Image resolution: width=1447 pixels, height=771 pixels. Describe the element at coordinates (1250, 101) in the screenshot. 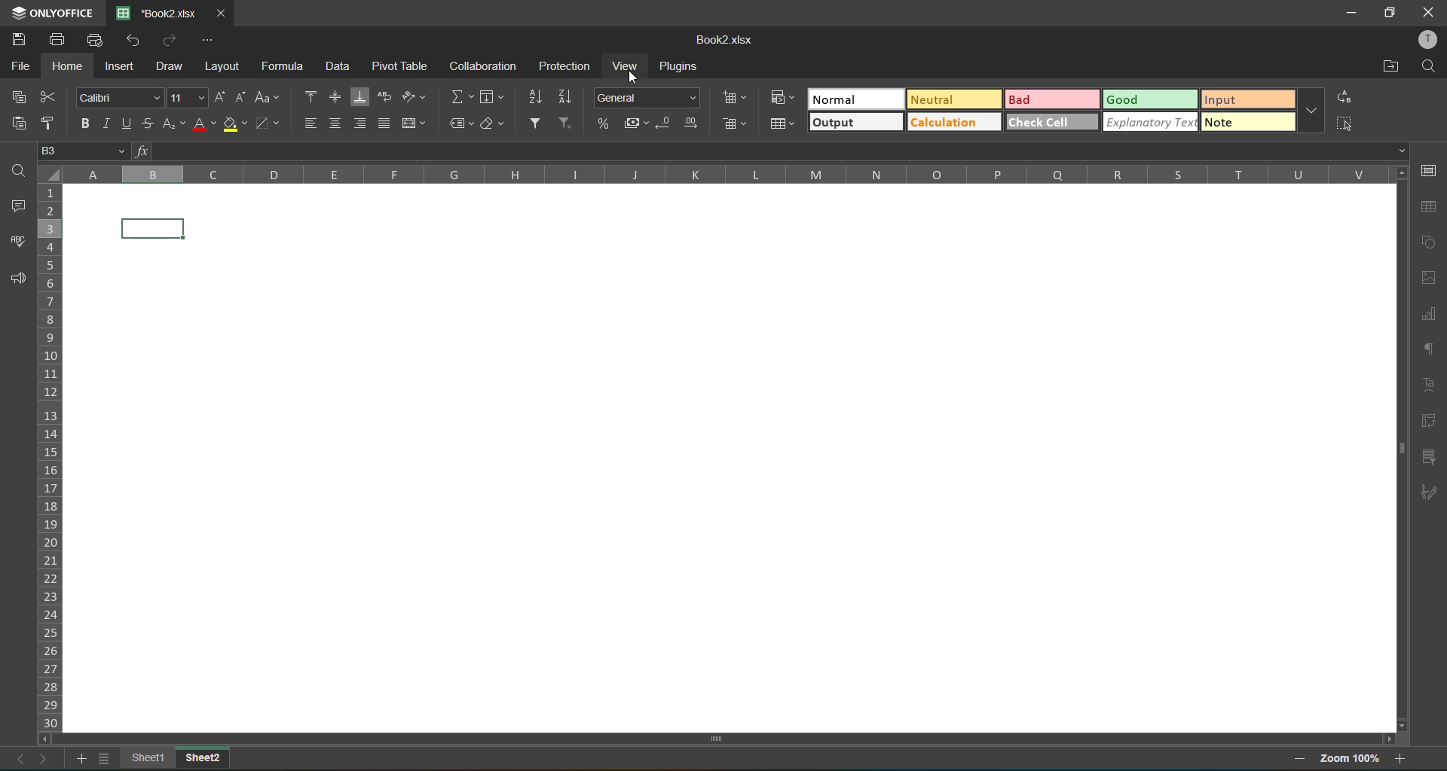

I see `input` at that location.